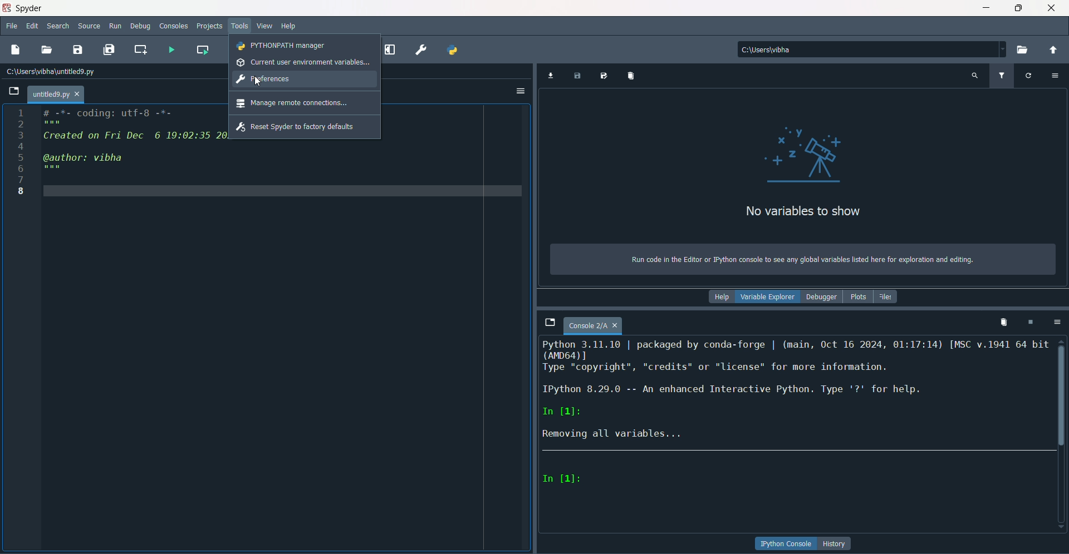  Describe the element at coordinates (391, 48) in the screenshot. I see `debug selection` at that location.